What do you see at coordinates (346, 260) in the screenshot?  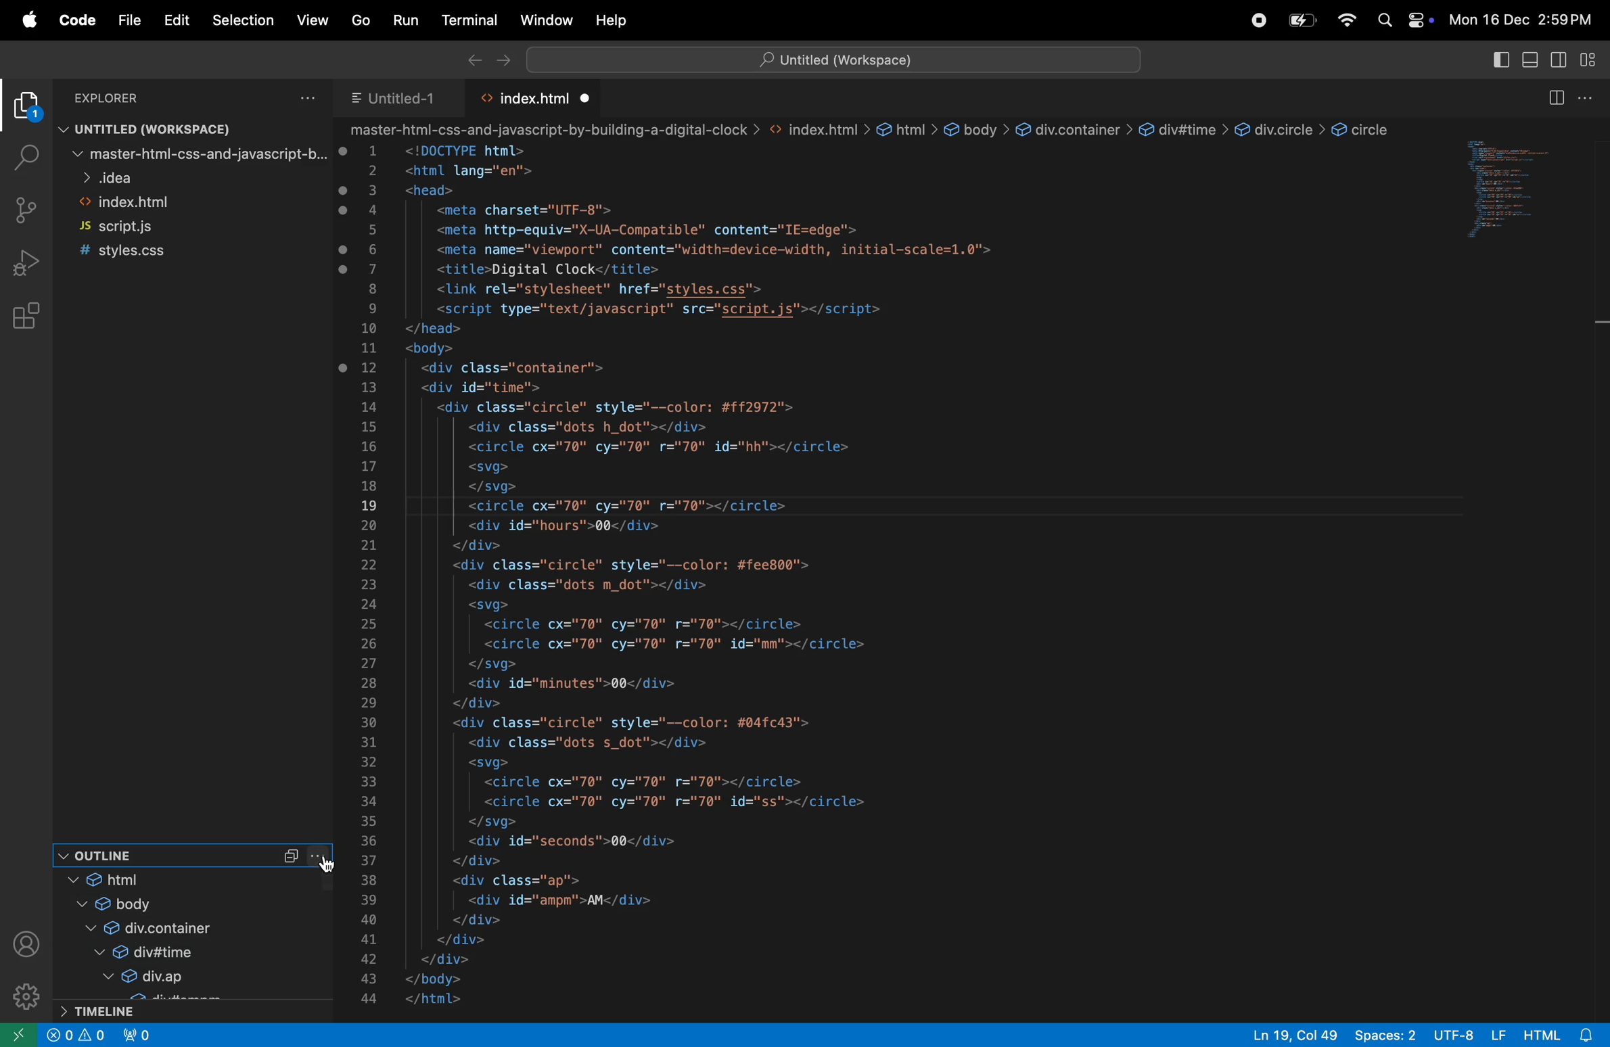 I see `unsaved changes made` at bounding box center [346, 260].